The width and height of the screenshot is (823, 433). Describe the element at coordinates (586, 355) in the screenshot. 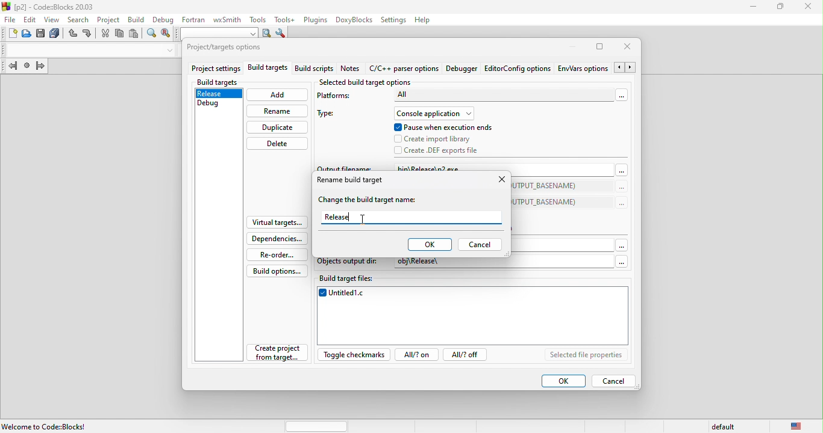

I see `selected file properties` at that location.